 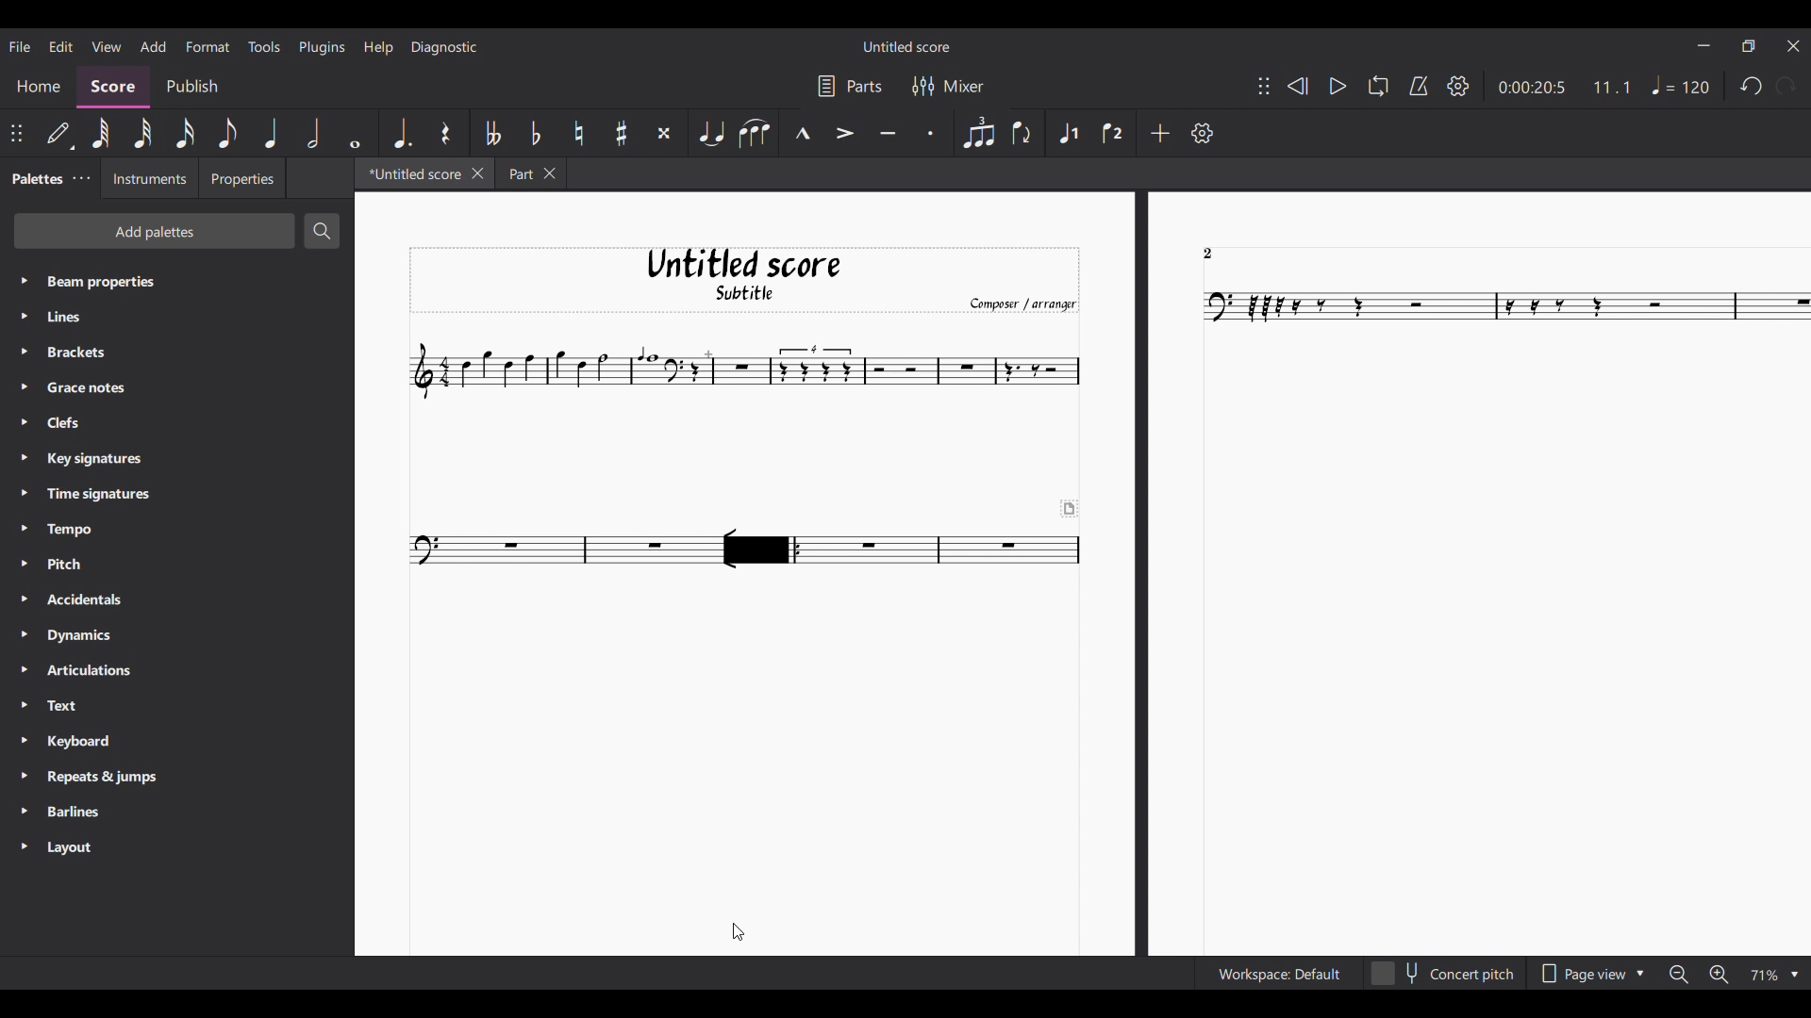 I want to click on Settings, so click(x=1459, y=86).